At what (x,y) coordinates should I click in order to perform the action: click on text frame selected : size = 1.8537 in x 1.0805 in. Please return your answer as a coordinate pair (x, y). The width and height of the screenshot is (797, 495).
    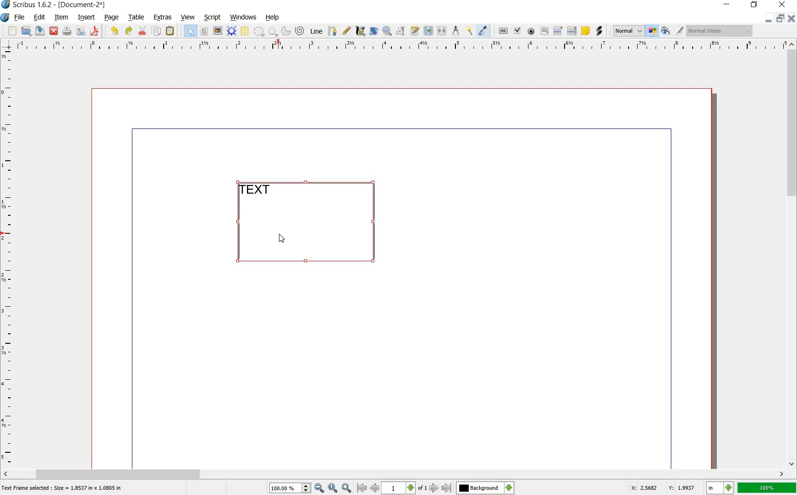
    Looking at the image, I should click on (64, 489).